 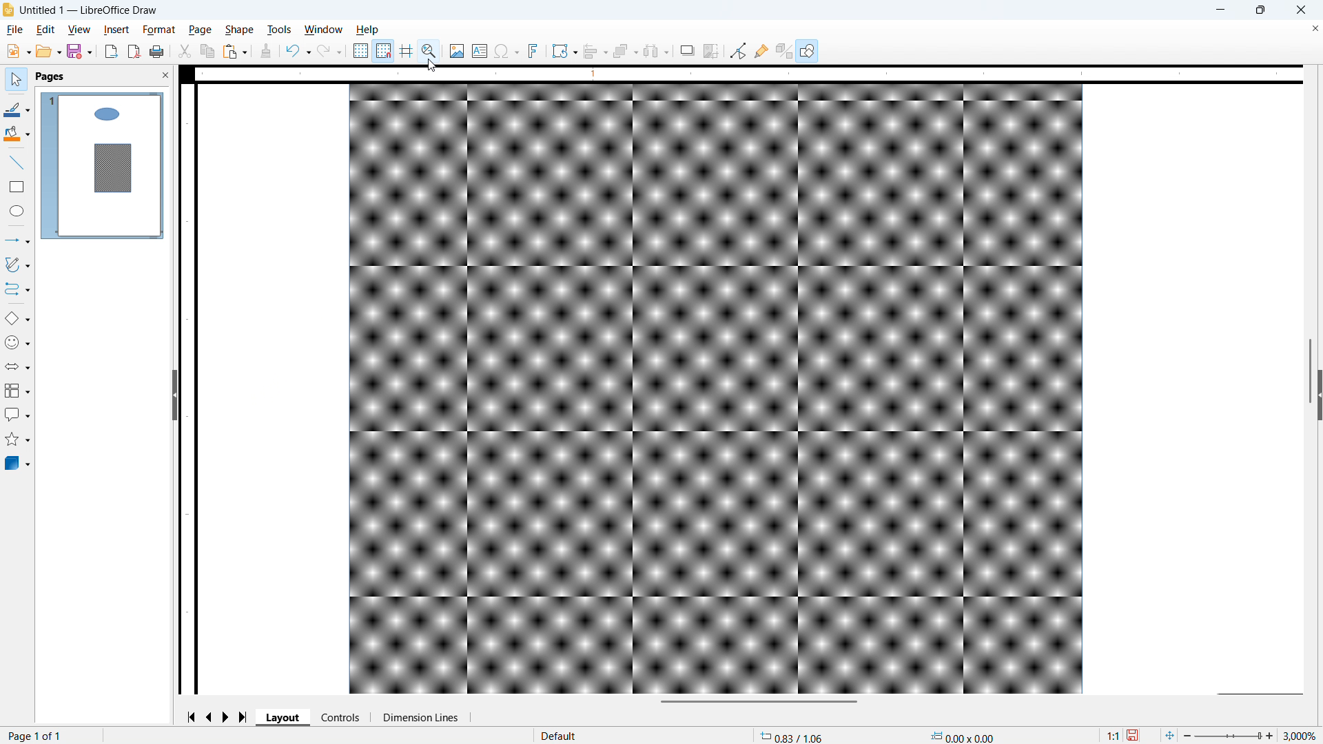 I want to click on Close document , so click(x=1313, y=29).